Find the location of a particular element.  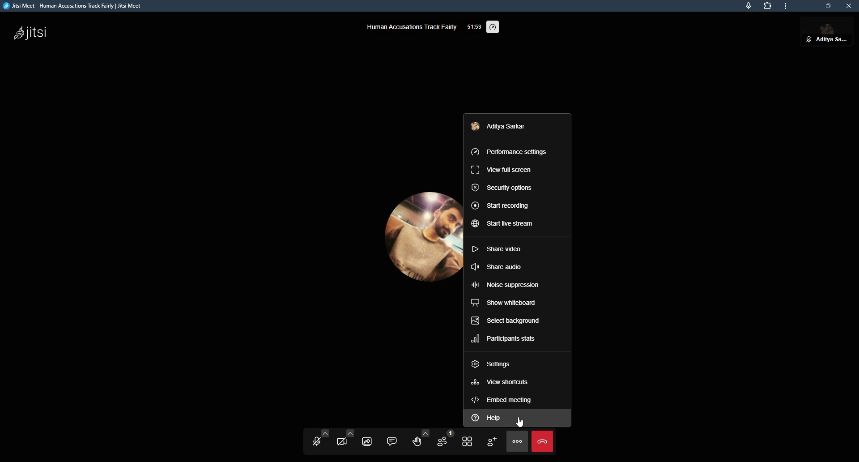

start camera is located at coordinates (342, 440).